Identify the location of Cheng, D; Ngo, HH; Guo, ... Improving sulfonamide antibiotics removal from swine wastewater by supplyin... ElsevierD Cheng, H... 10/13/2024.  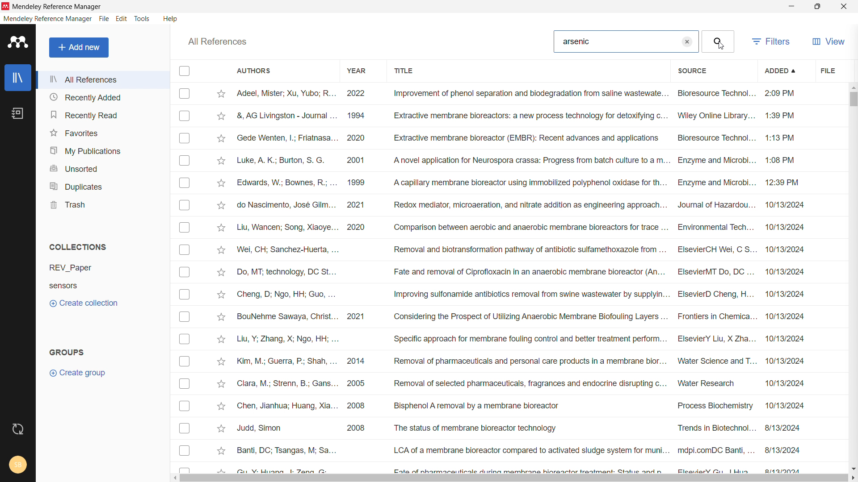
(521, 293).